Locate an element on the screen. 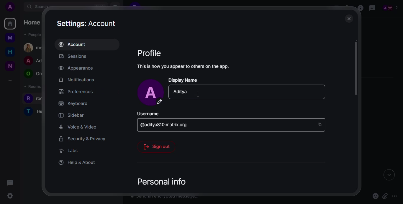 The image size is (403, 204). settings: Account is located at coordinates (88, 23).